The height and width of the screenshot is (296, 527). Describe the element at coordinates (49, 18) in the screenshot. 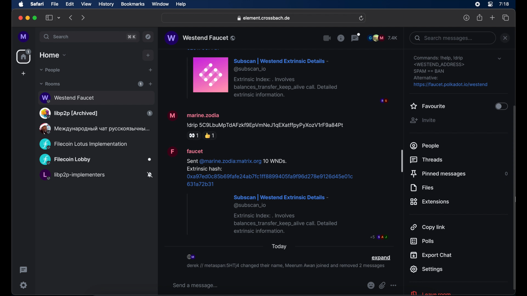

I see `show sidebar` at that location.